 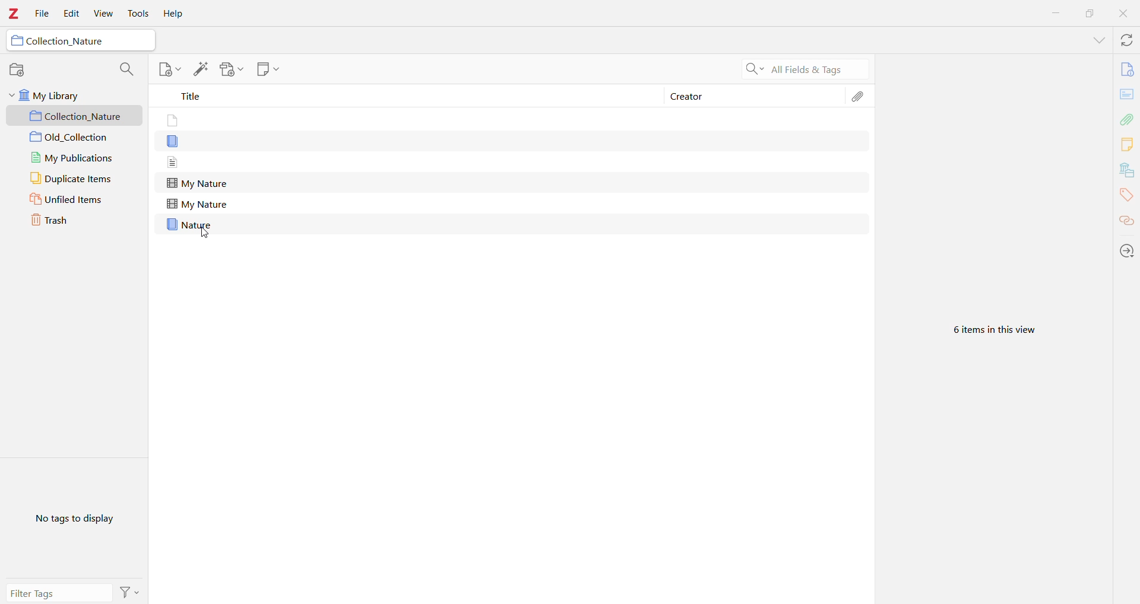 I want to click on Add Attachment, so click(x=232, y=69).